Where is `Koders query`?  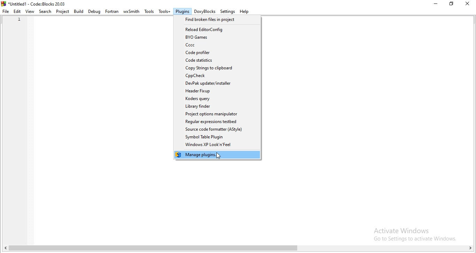
Koders query is located at coordinates (220, 99).